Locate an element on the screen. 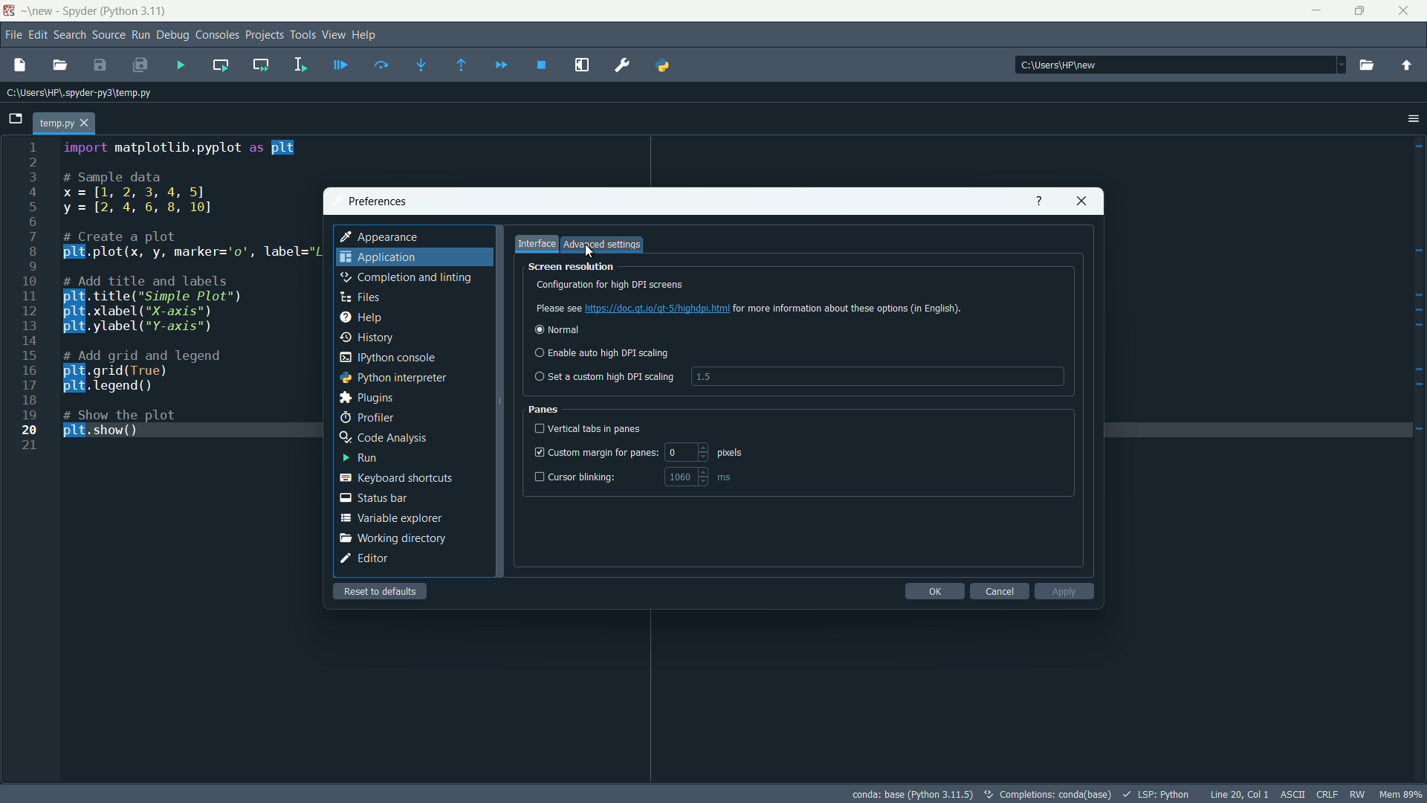 The image size is (1427, 803). file directory is located at coordinates (77, 93).